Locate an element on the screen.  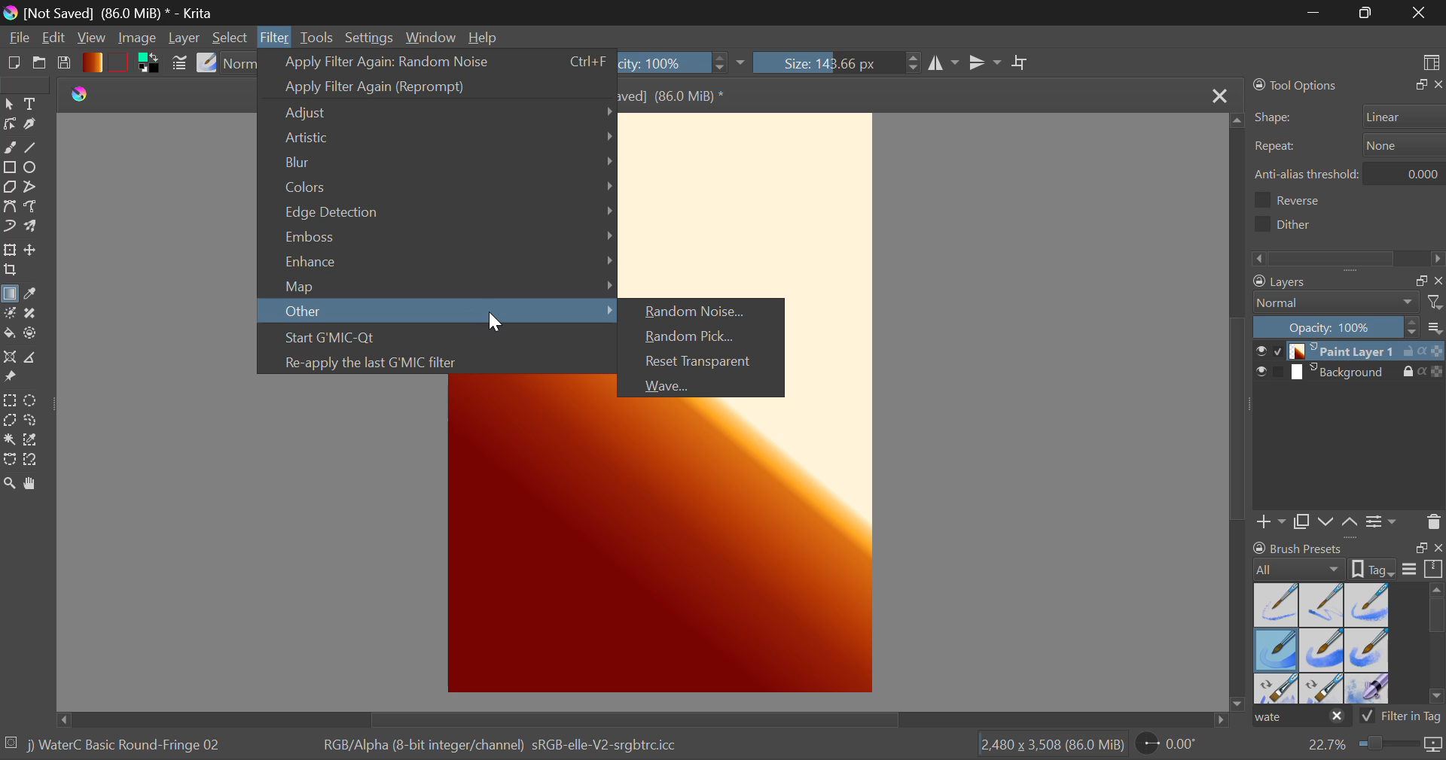
Cursor on Other is located at coordinates (440, 313).